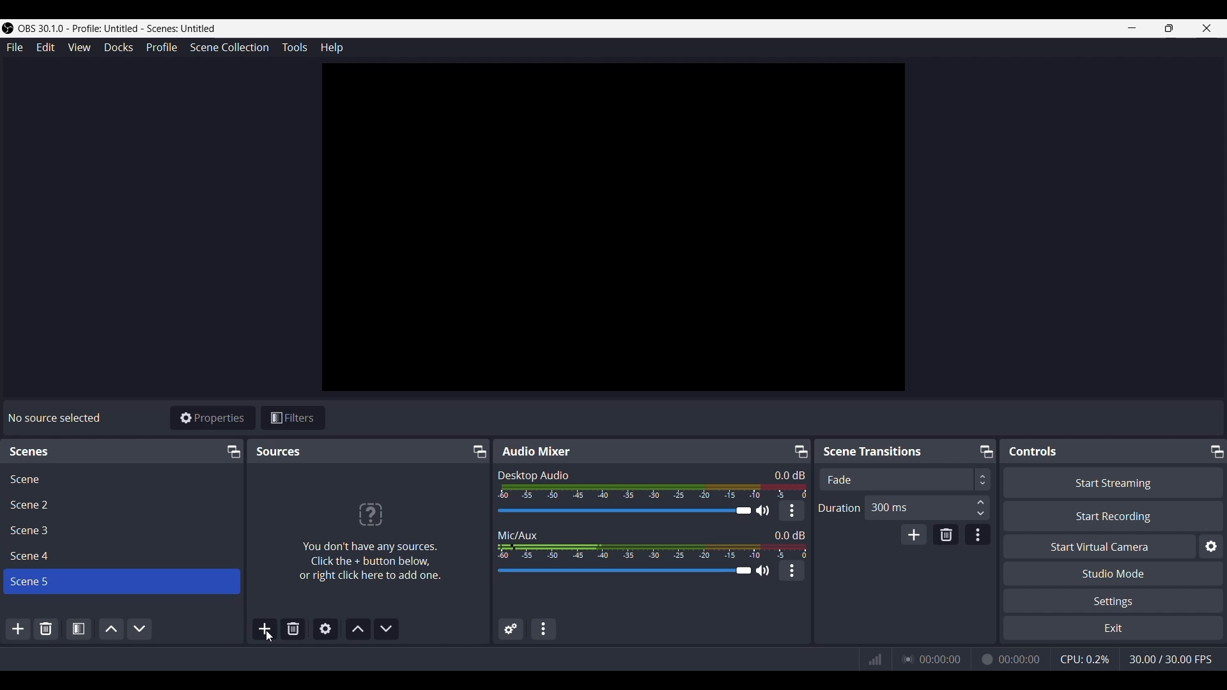 The height and width of the screenshot is (690, 1227). I want to click on Filters, so click(295, 417).